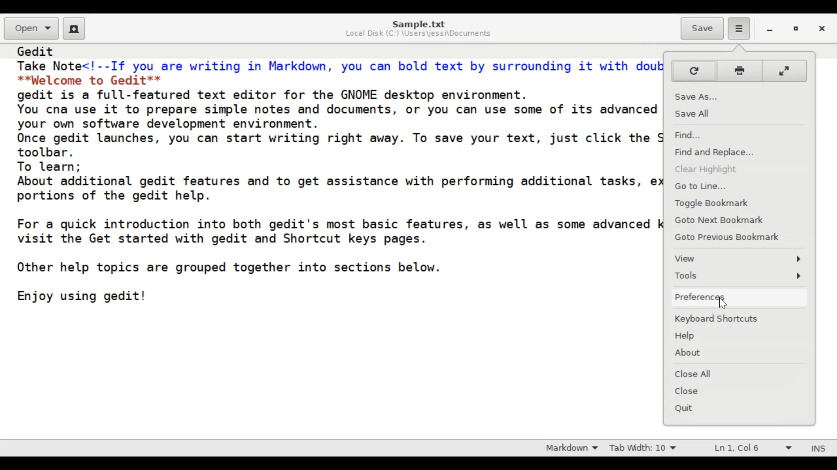 The height and width of the screenshot is (470, 837). Describe the element at coordinates (721, 320) in the screenshot. I see `Keyboard shortcuts` at that location.